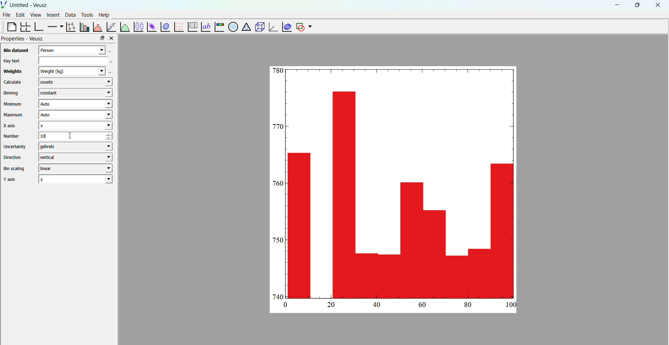  I want to click on plot bar chats, so click(84, 27).